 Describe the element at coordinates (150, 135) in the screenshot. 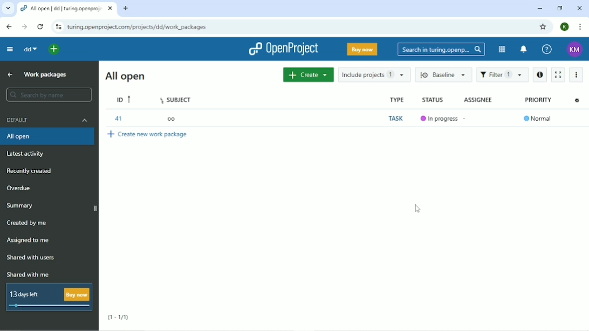

I see `Create new work package` at that location.